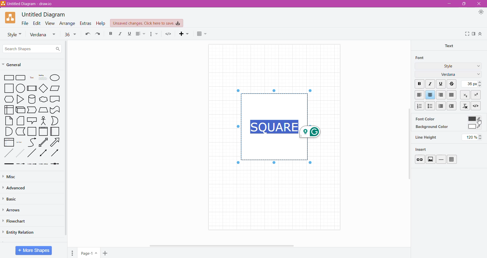 This screenshot has height=258, width=487. What do you see at coordinates (431, 127) in the screenshot?
I see `Background Color` at bounding box center [431, 127].